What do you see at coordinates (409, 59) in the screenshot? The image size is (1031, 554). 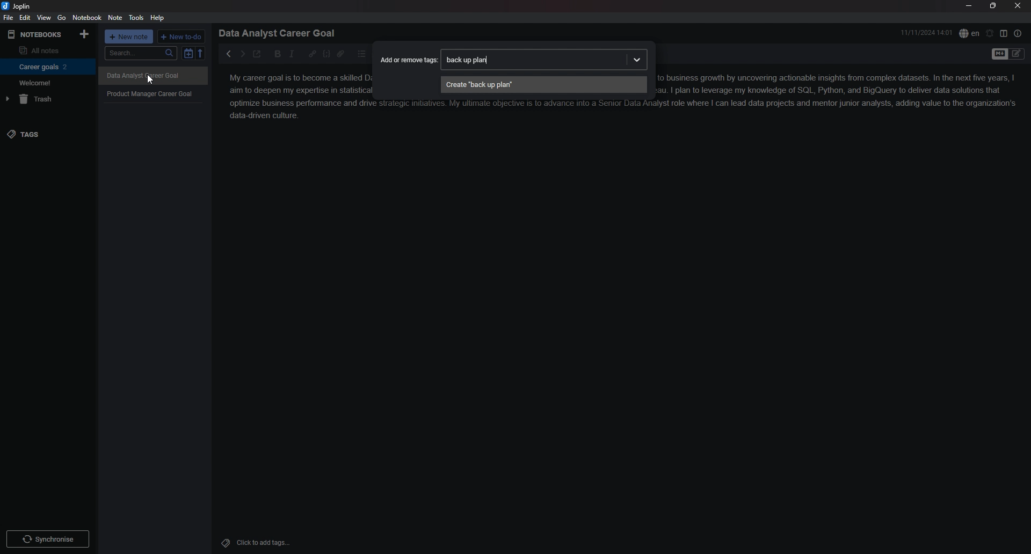 I see `add or remove tags` at bounding box center [409, 59].